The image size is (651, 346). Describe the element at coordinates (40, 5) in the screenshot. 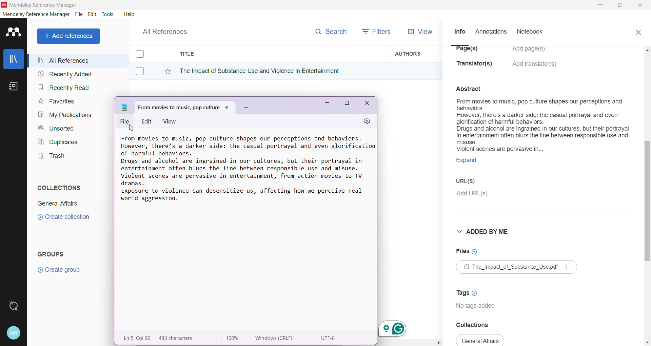

I see `Application Name` at that location.